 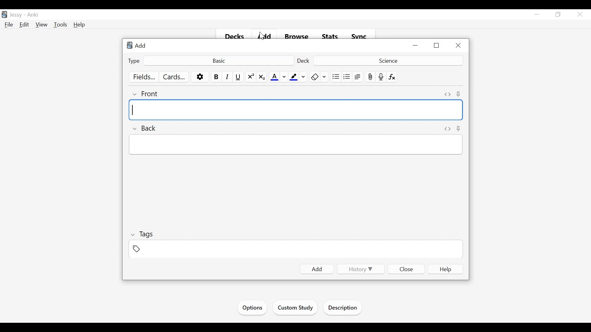 I want to click on Ordered list, so click(x=347, y=77).